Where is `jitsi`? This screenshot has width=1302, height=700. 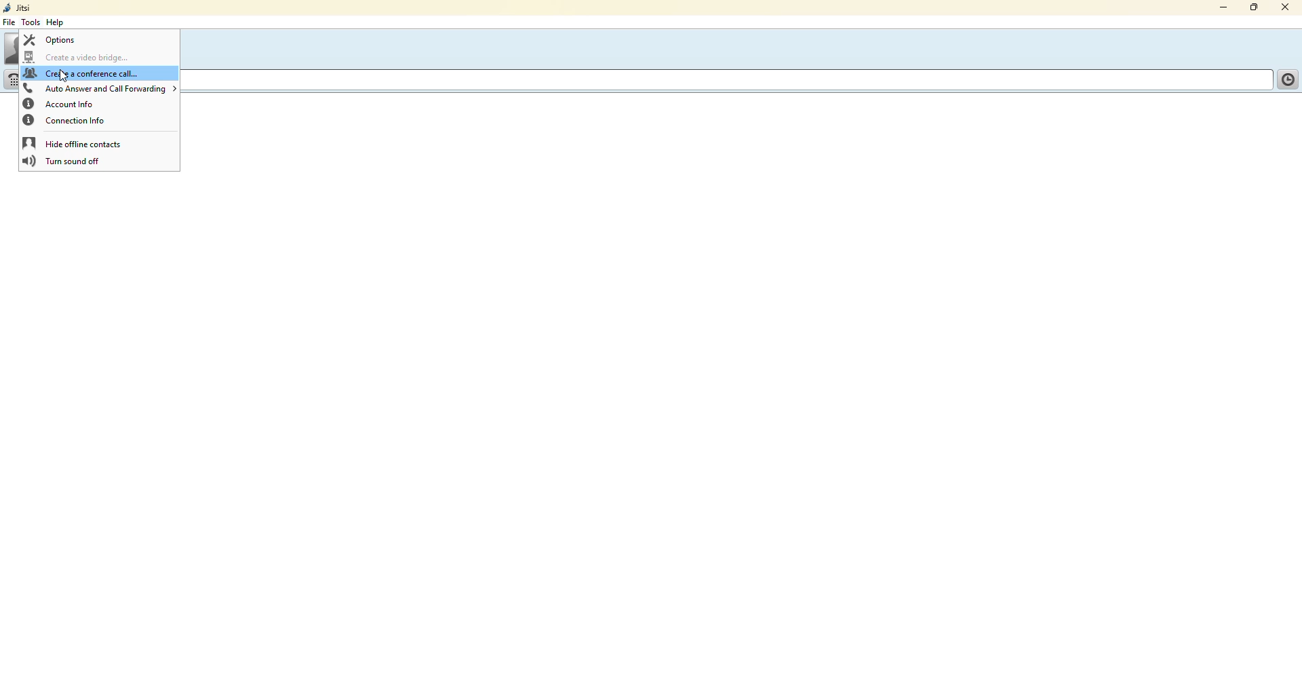
jitsi is located at coordinates (19, 7).